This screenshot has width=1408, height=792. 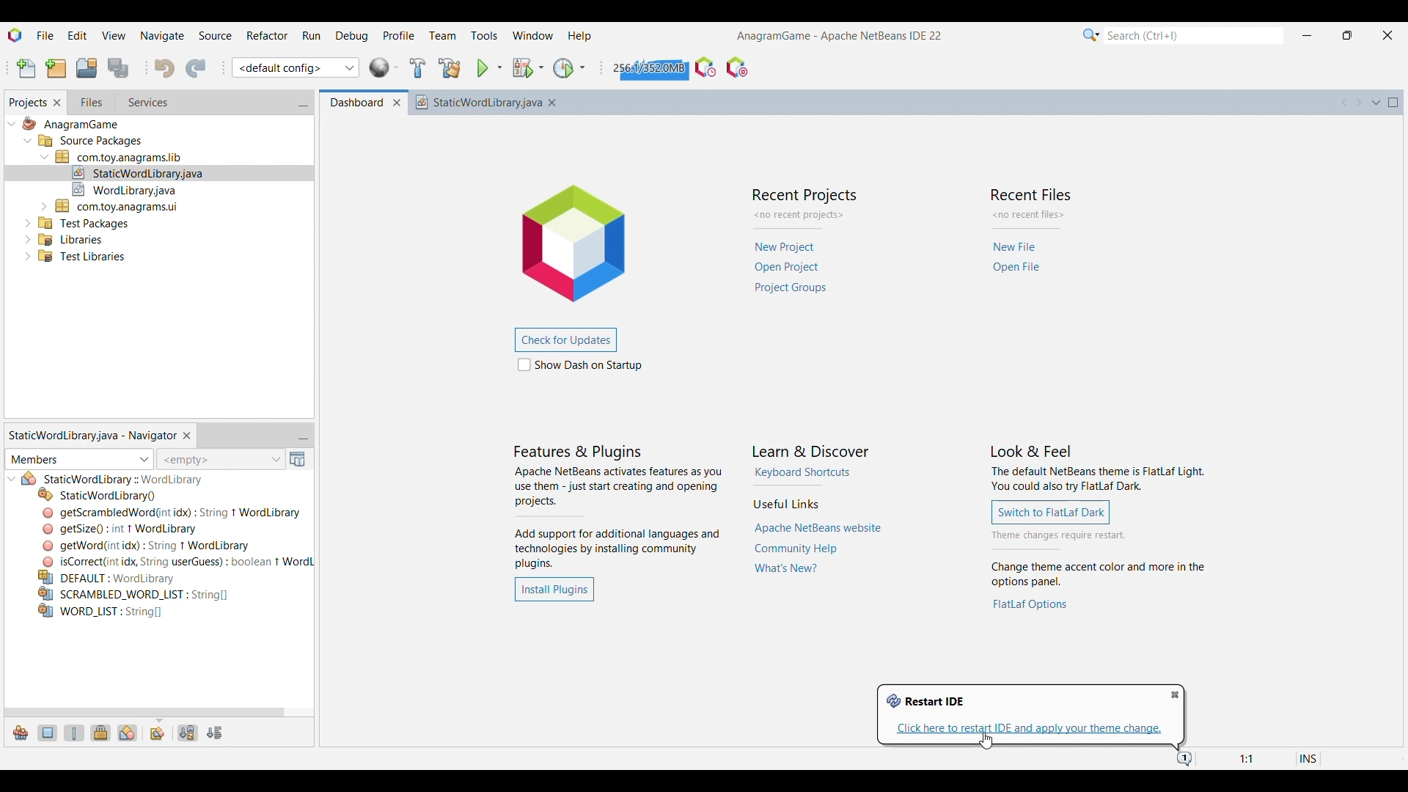 I want to click on Undo, so click(x=164, y=68).